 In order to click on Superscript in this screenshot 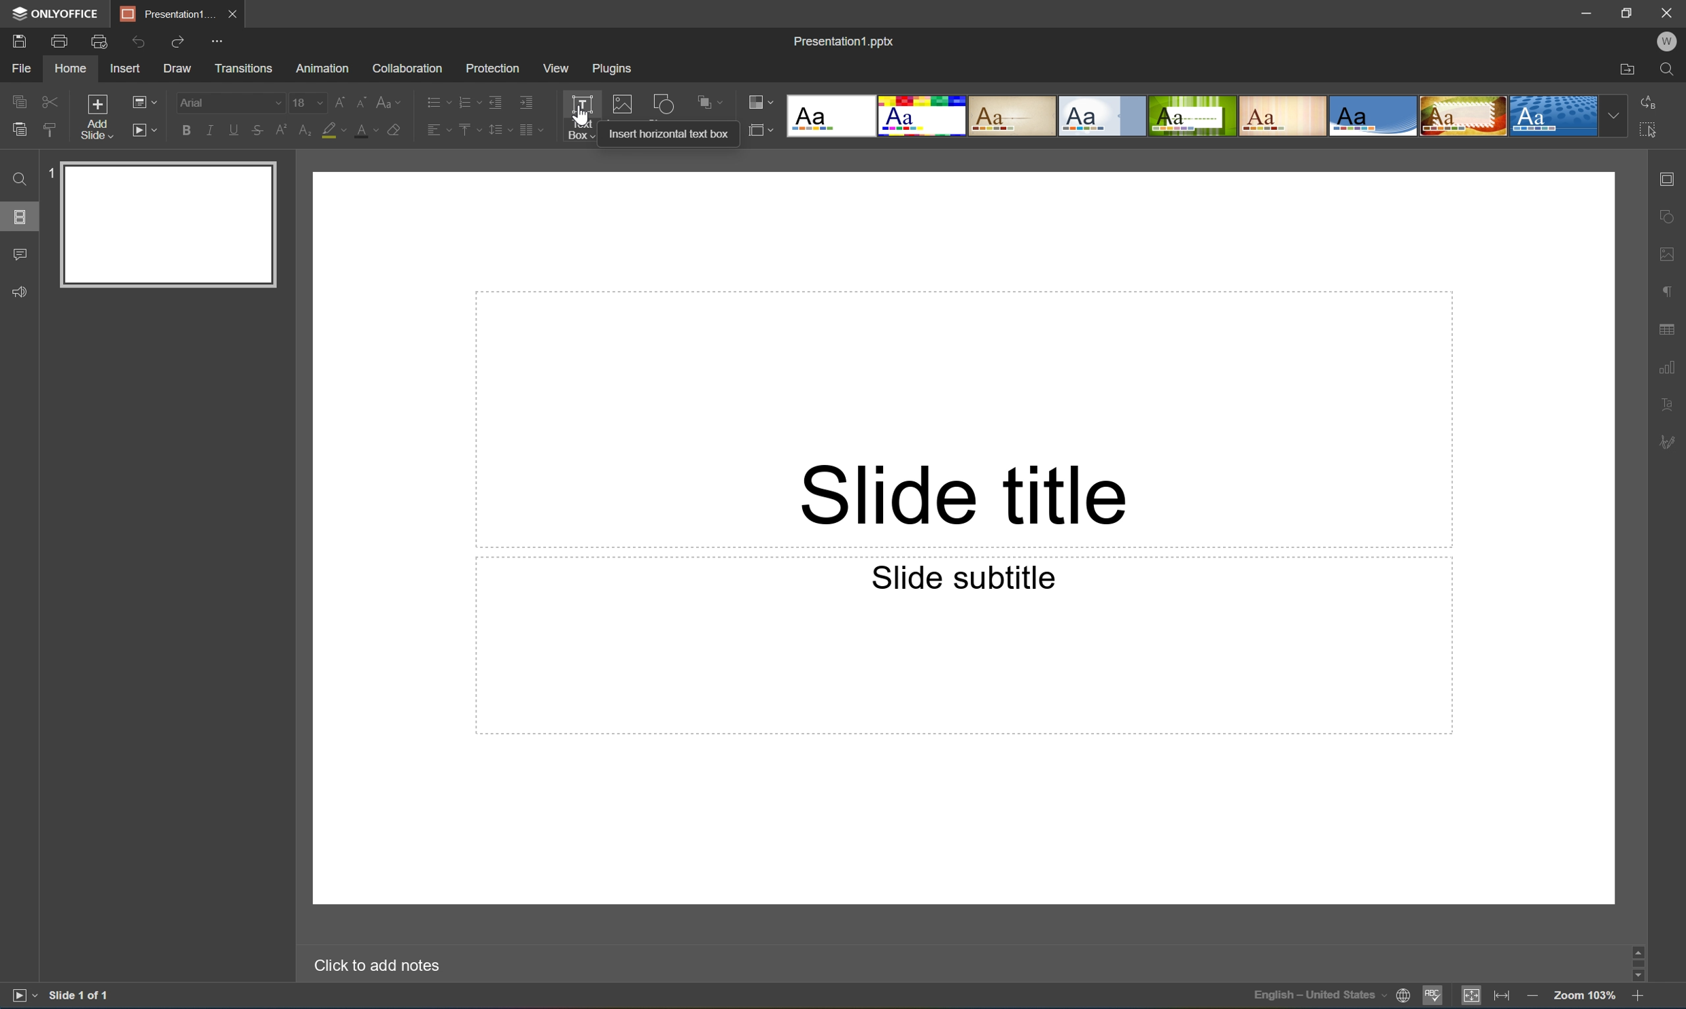, I will do `click(283, 131)`.